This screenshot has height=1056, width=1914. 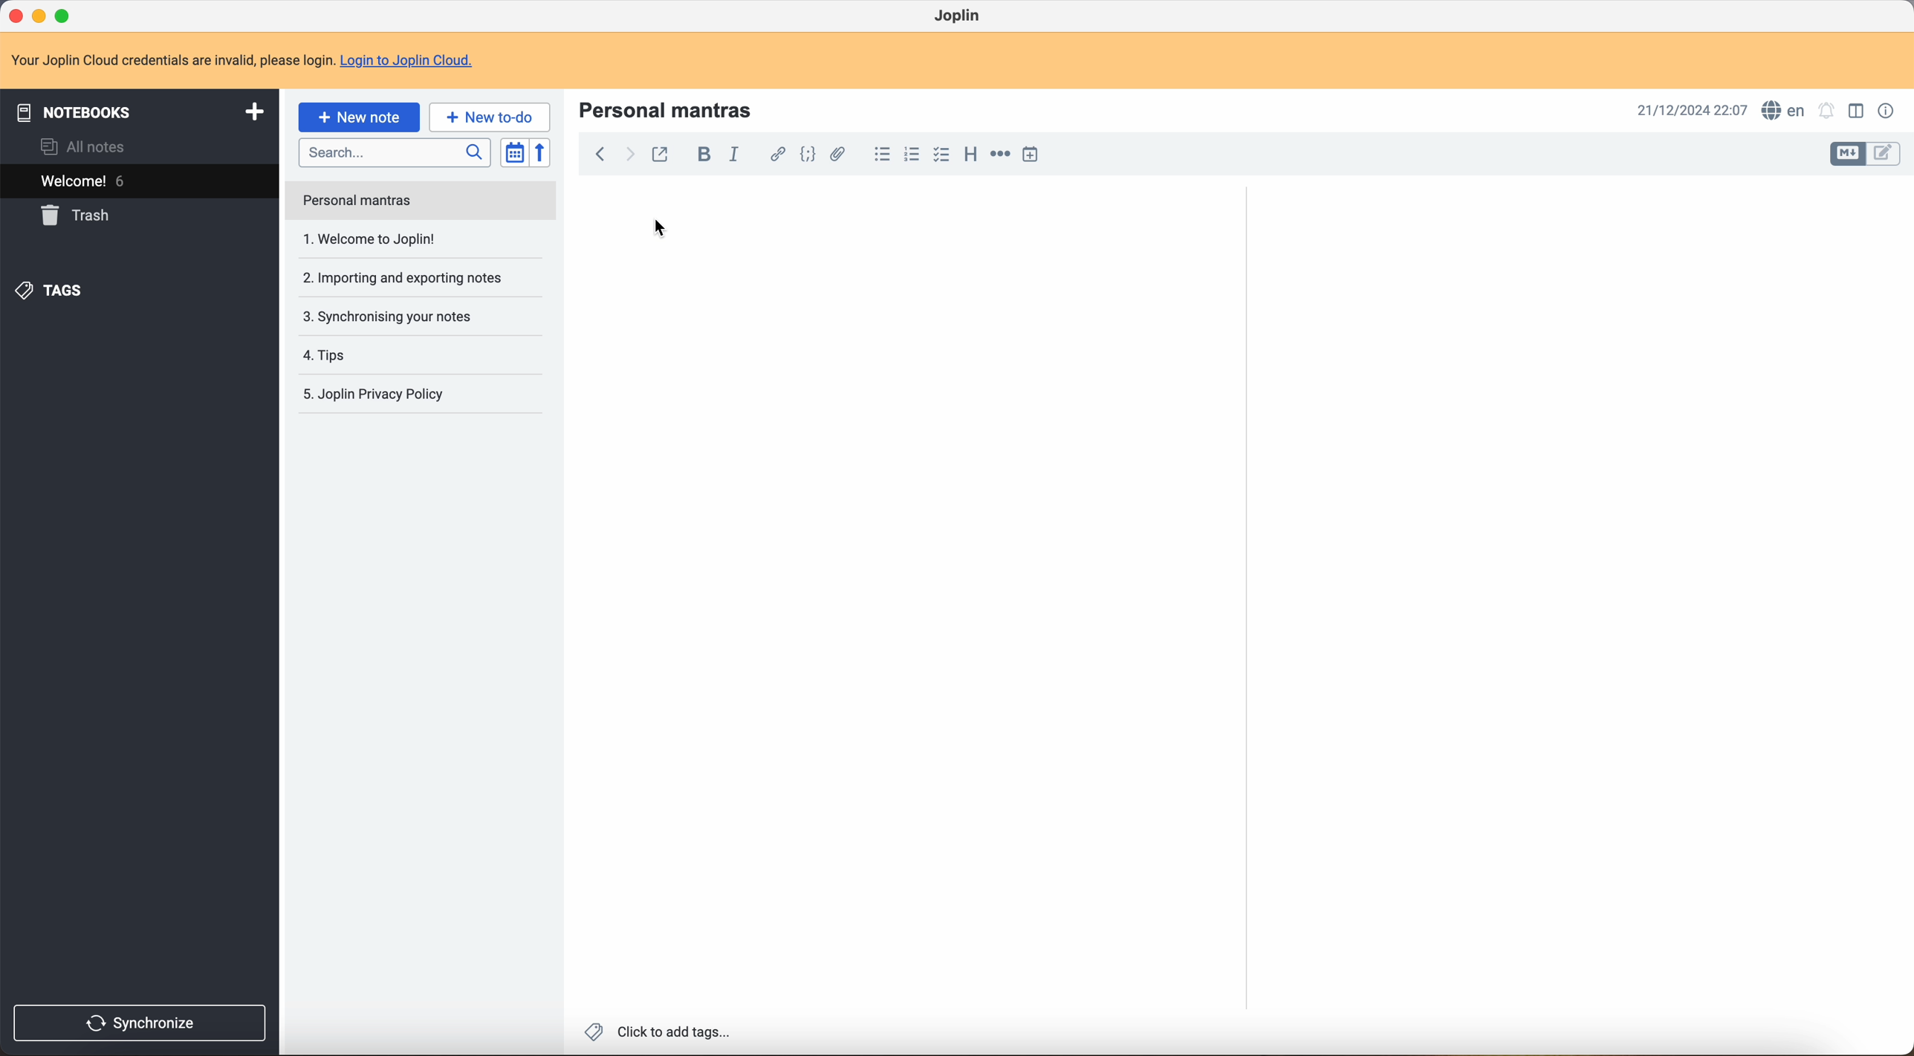 I want to click on bold, so click(x=706, y=154).